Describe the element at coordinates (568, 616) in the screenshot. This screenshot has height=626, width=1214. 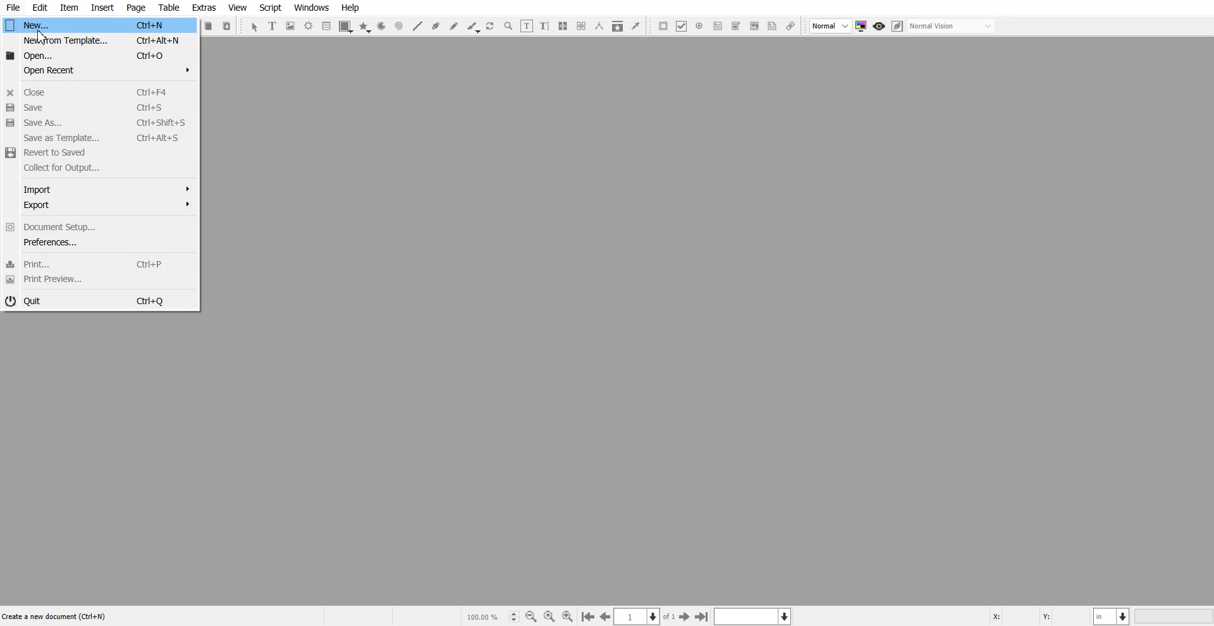
I see `Zoom In` at that location.